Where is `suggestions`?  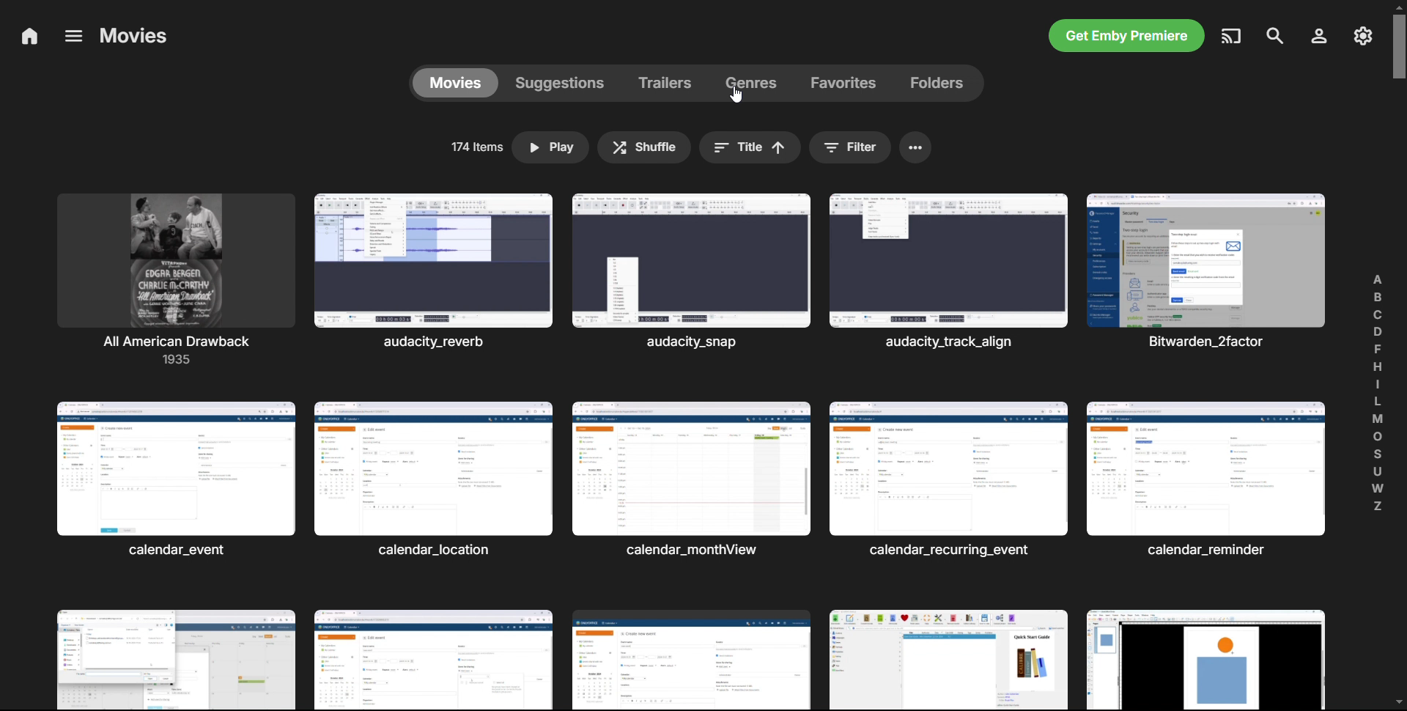 suggestions is located at coordinates (566, 83).